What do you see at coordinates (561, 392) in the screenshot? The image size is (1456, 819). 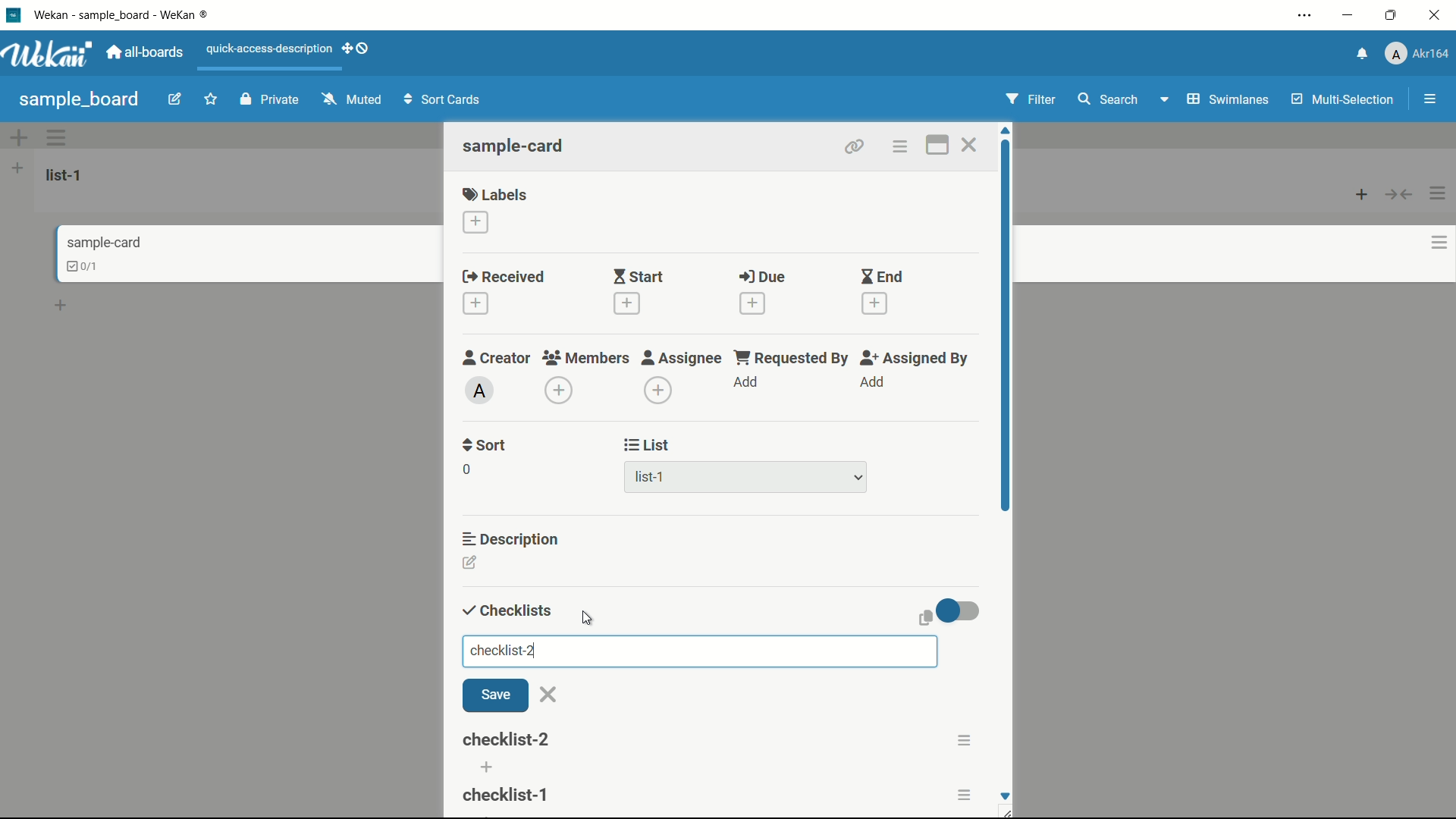 I see `add members` at bounding box center [561, 392].